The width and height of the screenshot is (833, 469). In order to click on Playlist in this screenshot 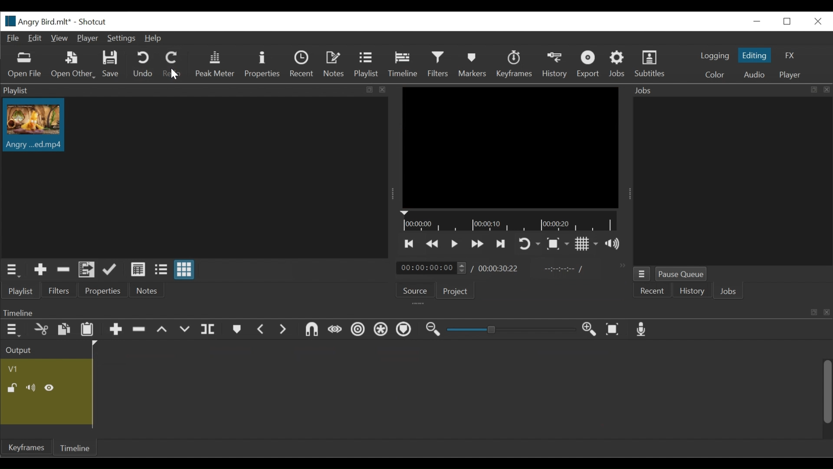, I will do `click(366, 65)`.